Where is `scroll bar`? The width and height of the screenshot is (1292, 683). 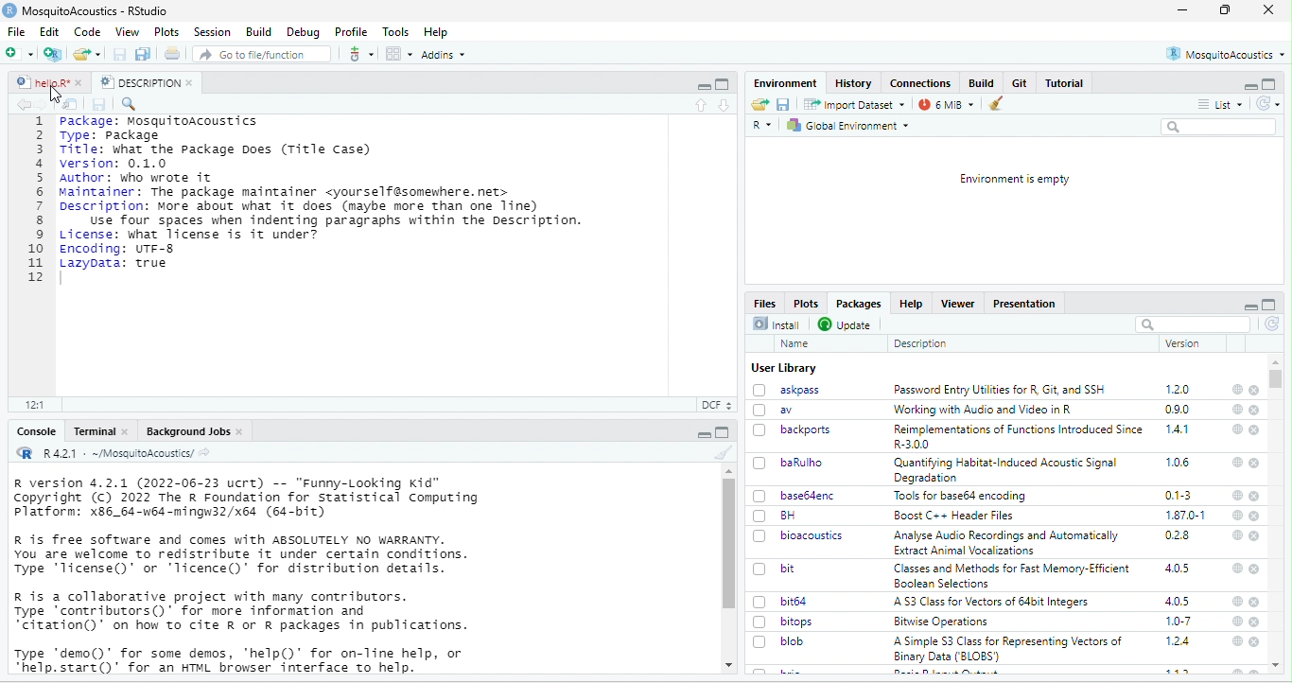 scroll bar is located at coordinates (1280, 380).